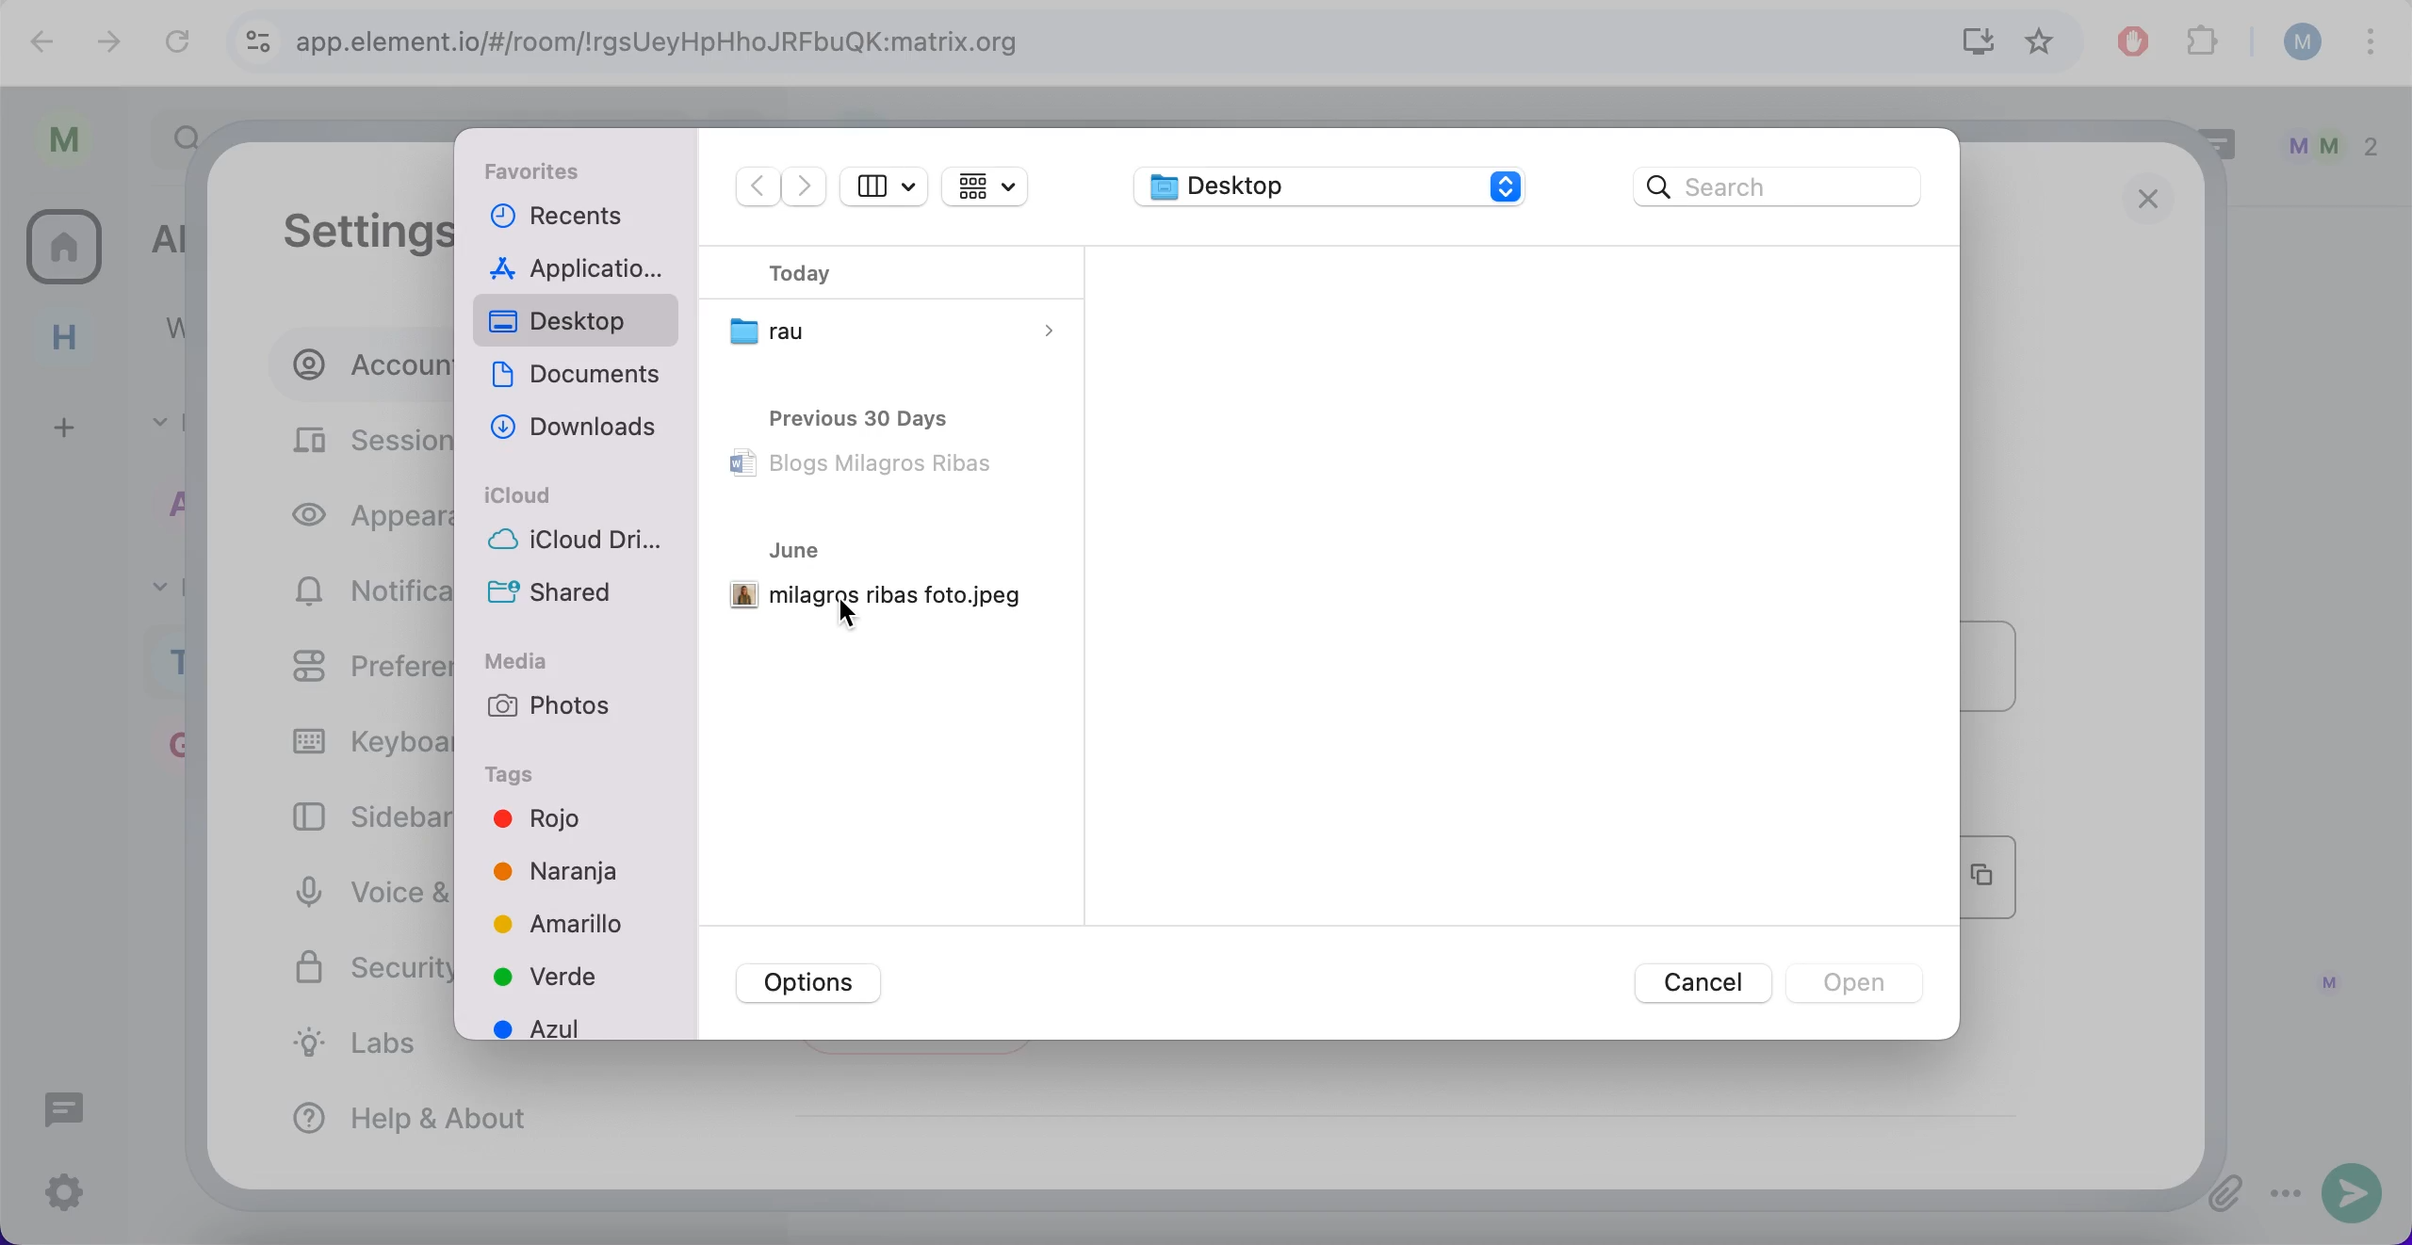 The image size is (2412, 1245). I want to click on backward, so click(758, 189).